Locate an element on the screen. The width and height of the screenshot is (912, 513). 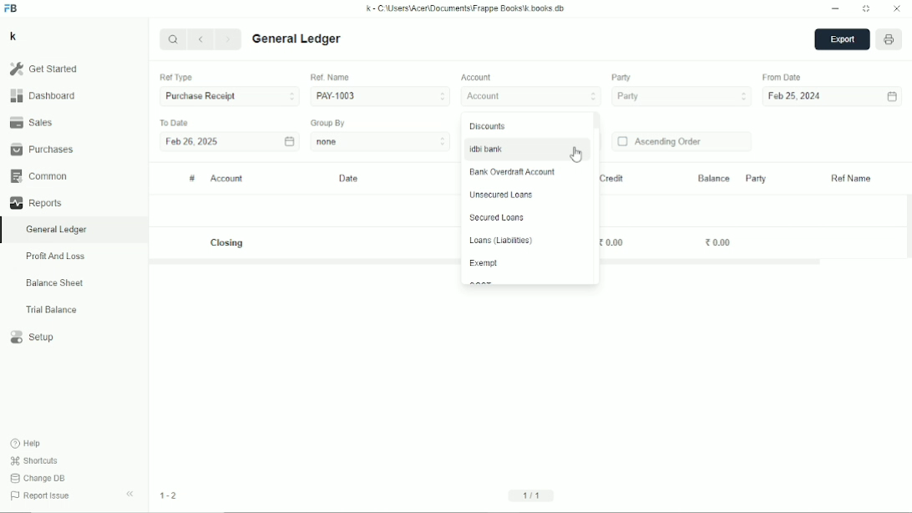
1/1 is located at coordinates (534, 495).